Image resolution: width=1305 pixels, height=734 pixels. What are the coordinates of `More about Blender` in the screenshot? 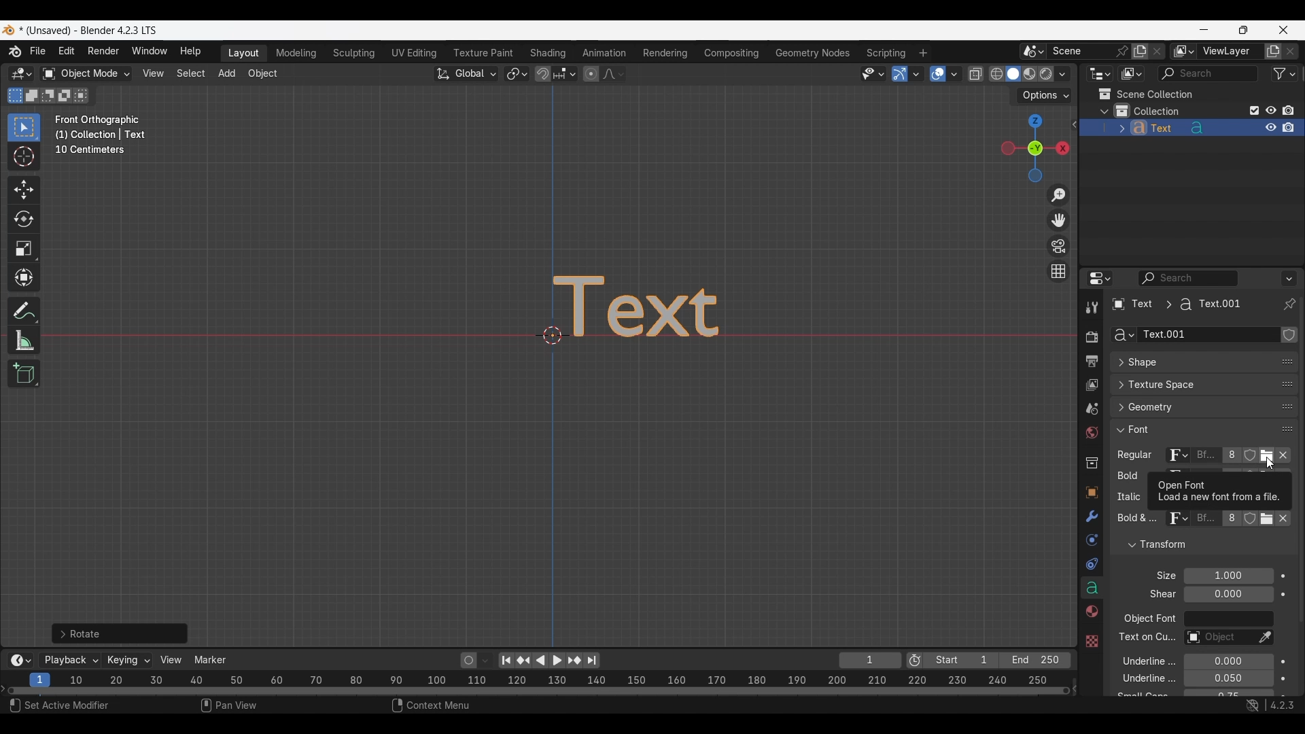 It's located at (16, 52).